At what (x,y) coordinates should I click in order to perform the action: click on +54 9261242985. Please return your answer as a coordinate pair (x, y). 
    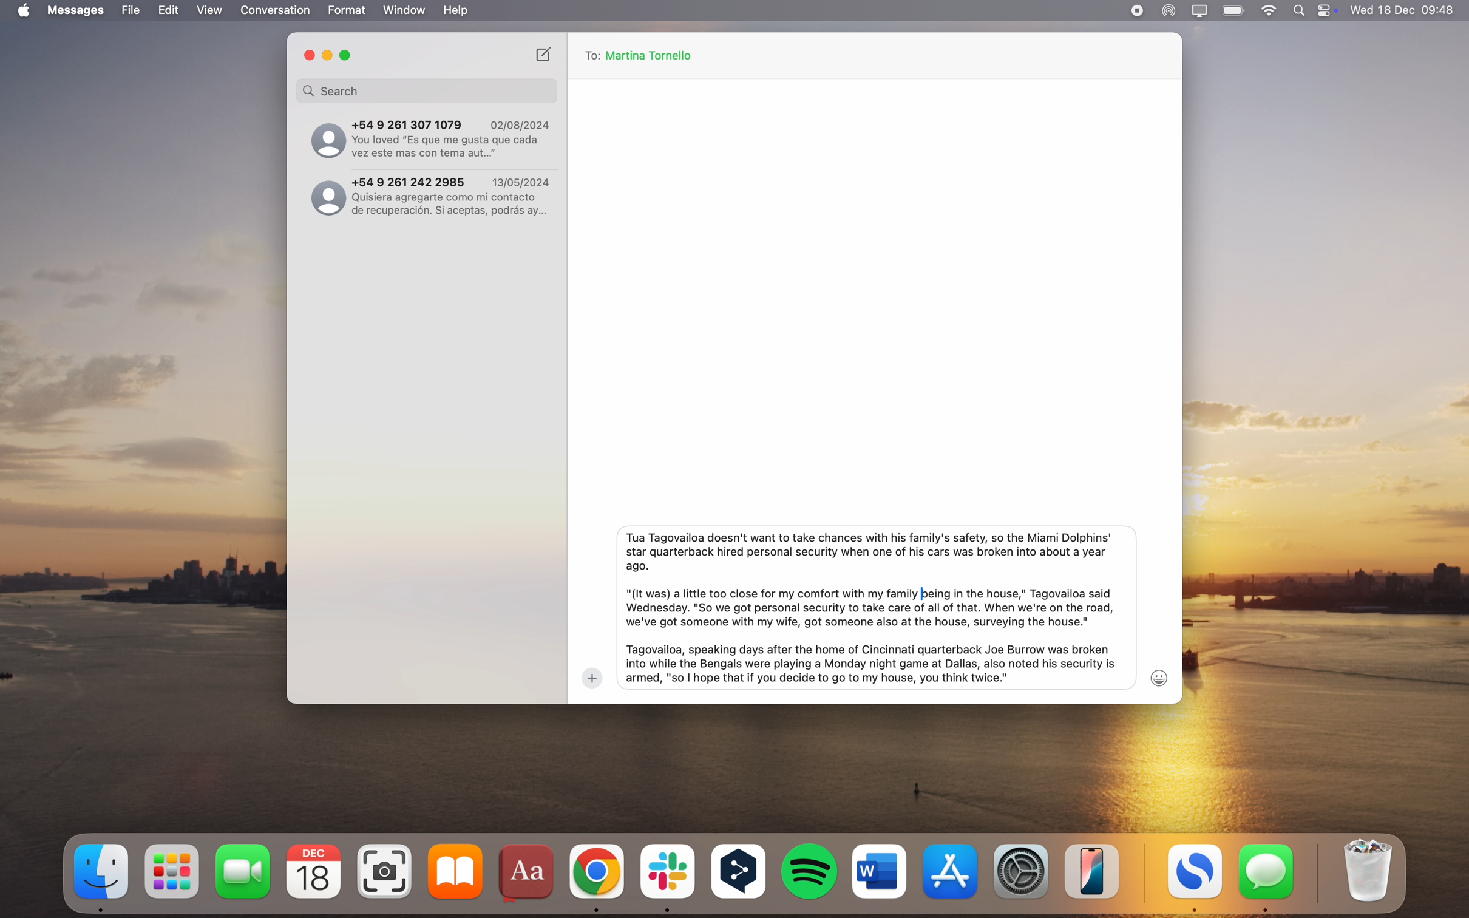
    Looking at the image, I should click on (432, 198).